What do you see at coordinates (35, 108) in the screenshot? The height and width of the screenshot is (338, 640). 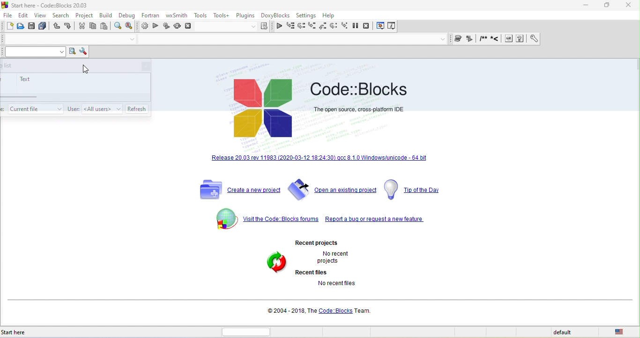 I see `todo list` at bounding box center [35, 108].